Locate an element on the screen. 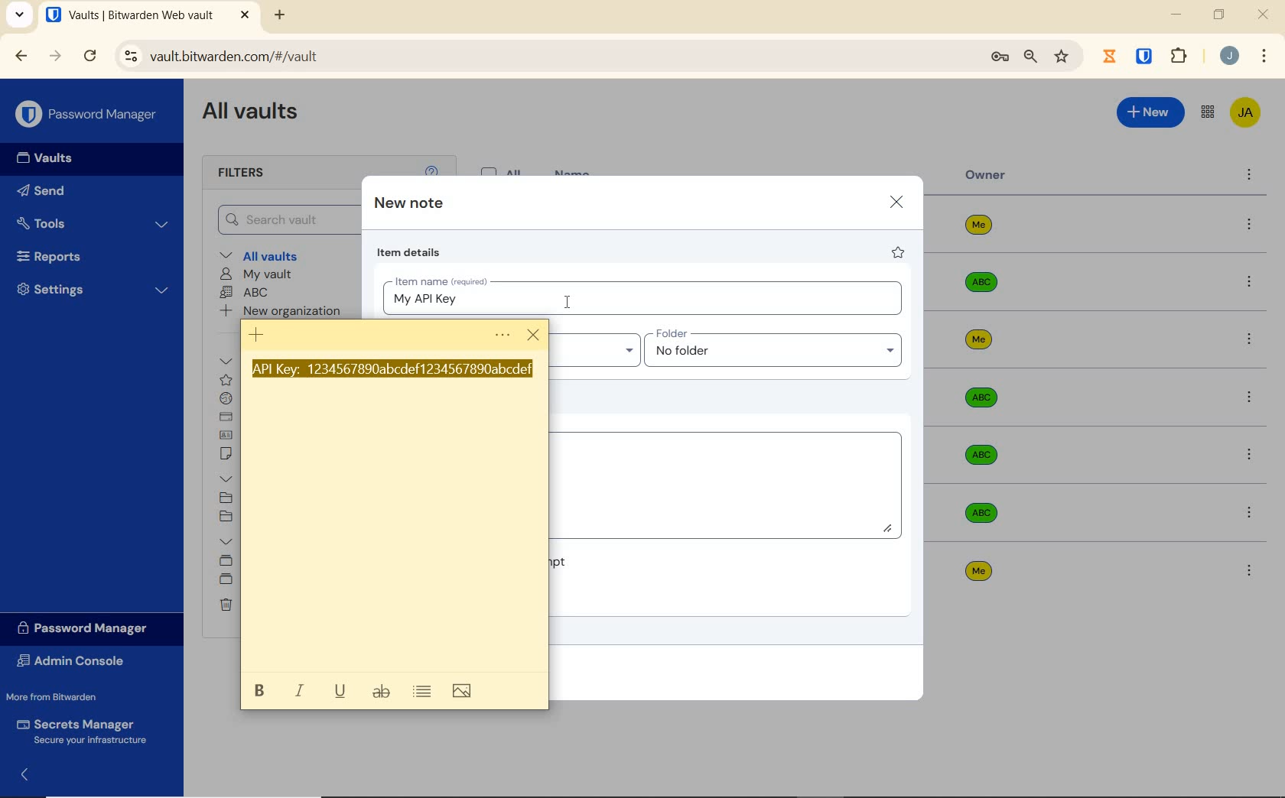 Image resolution: width=1285 pixels, height=798 pixels. Collections is located at coordinates (226, 540).